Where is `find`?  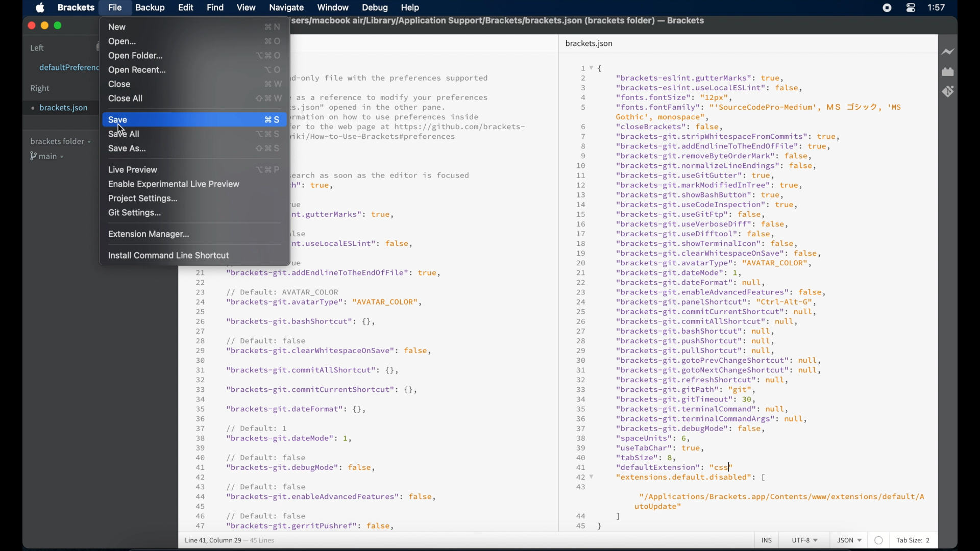
find is located at coordinates (215, 7).